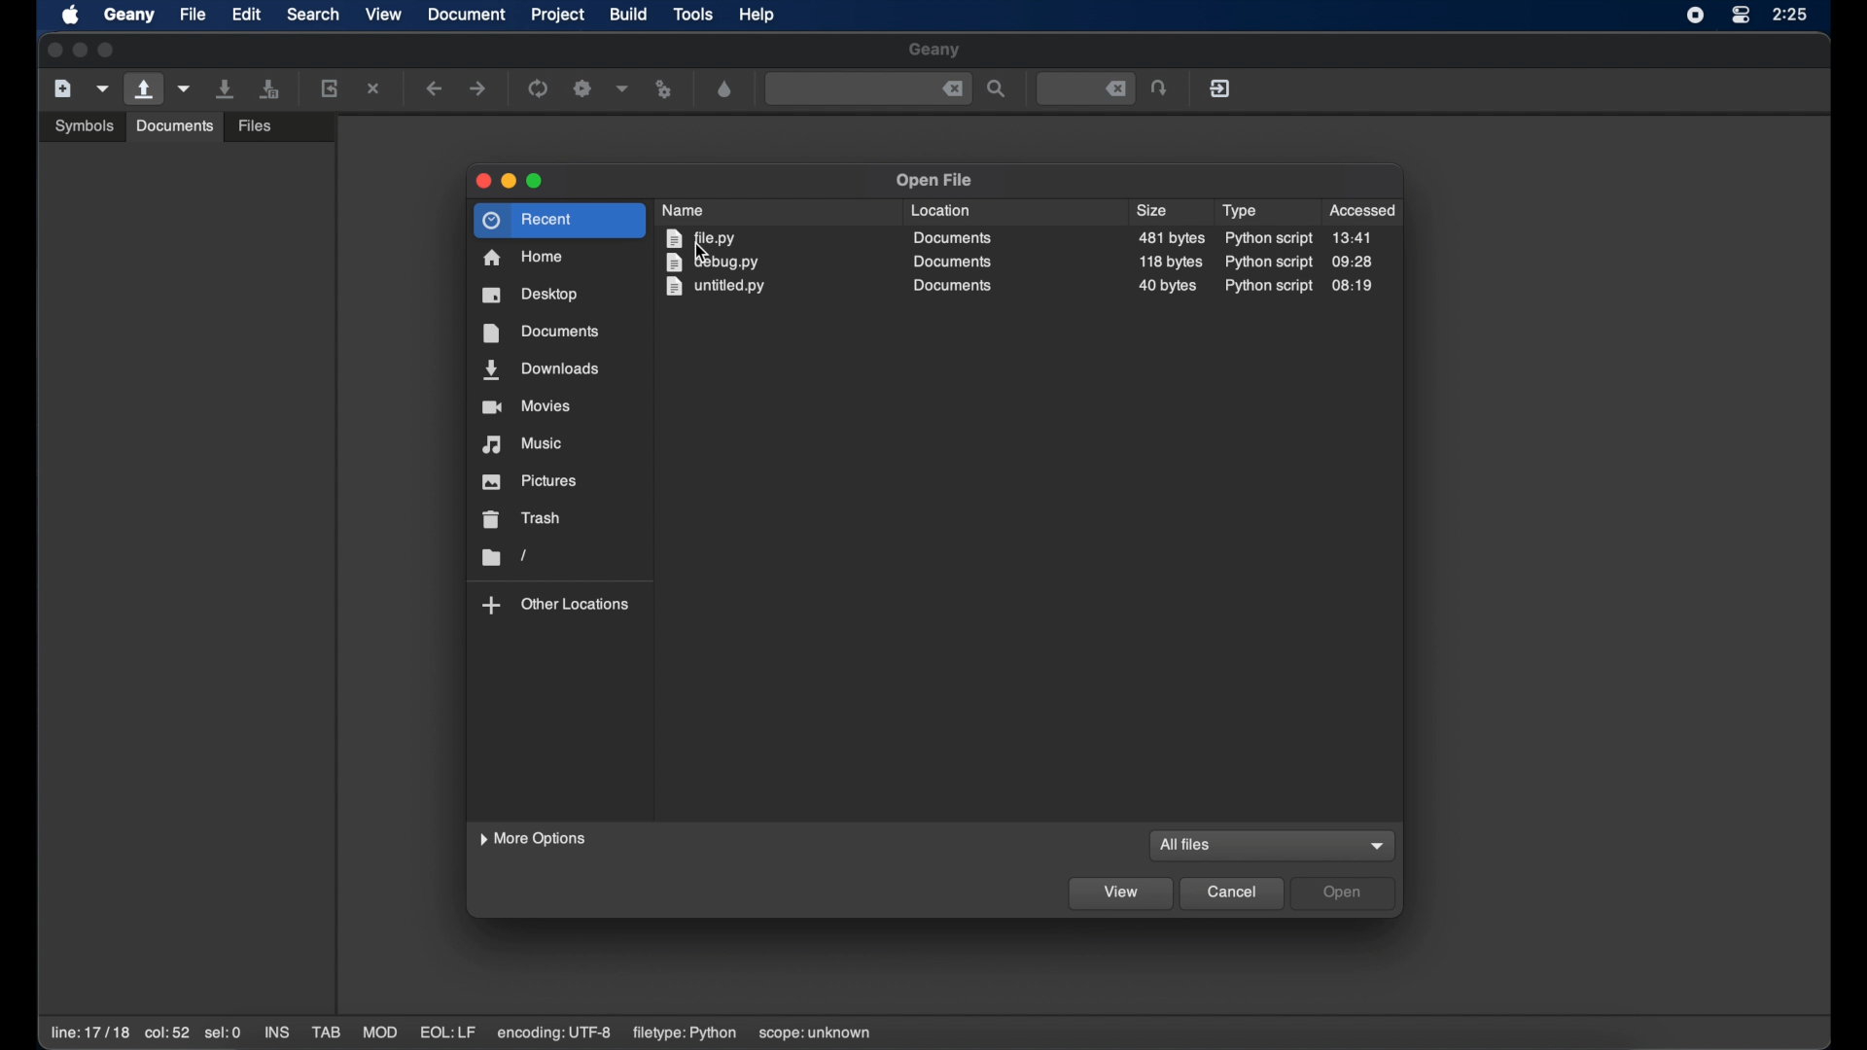 The height and width of the screenshot is (1050, 1867). I want to click on other locations, so click(556, 606).